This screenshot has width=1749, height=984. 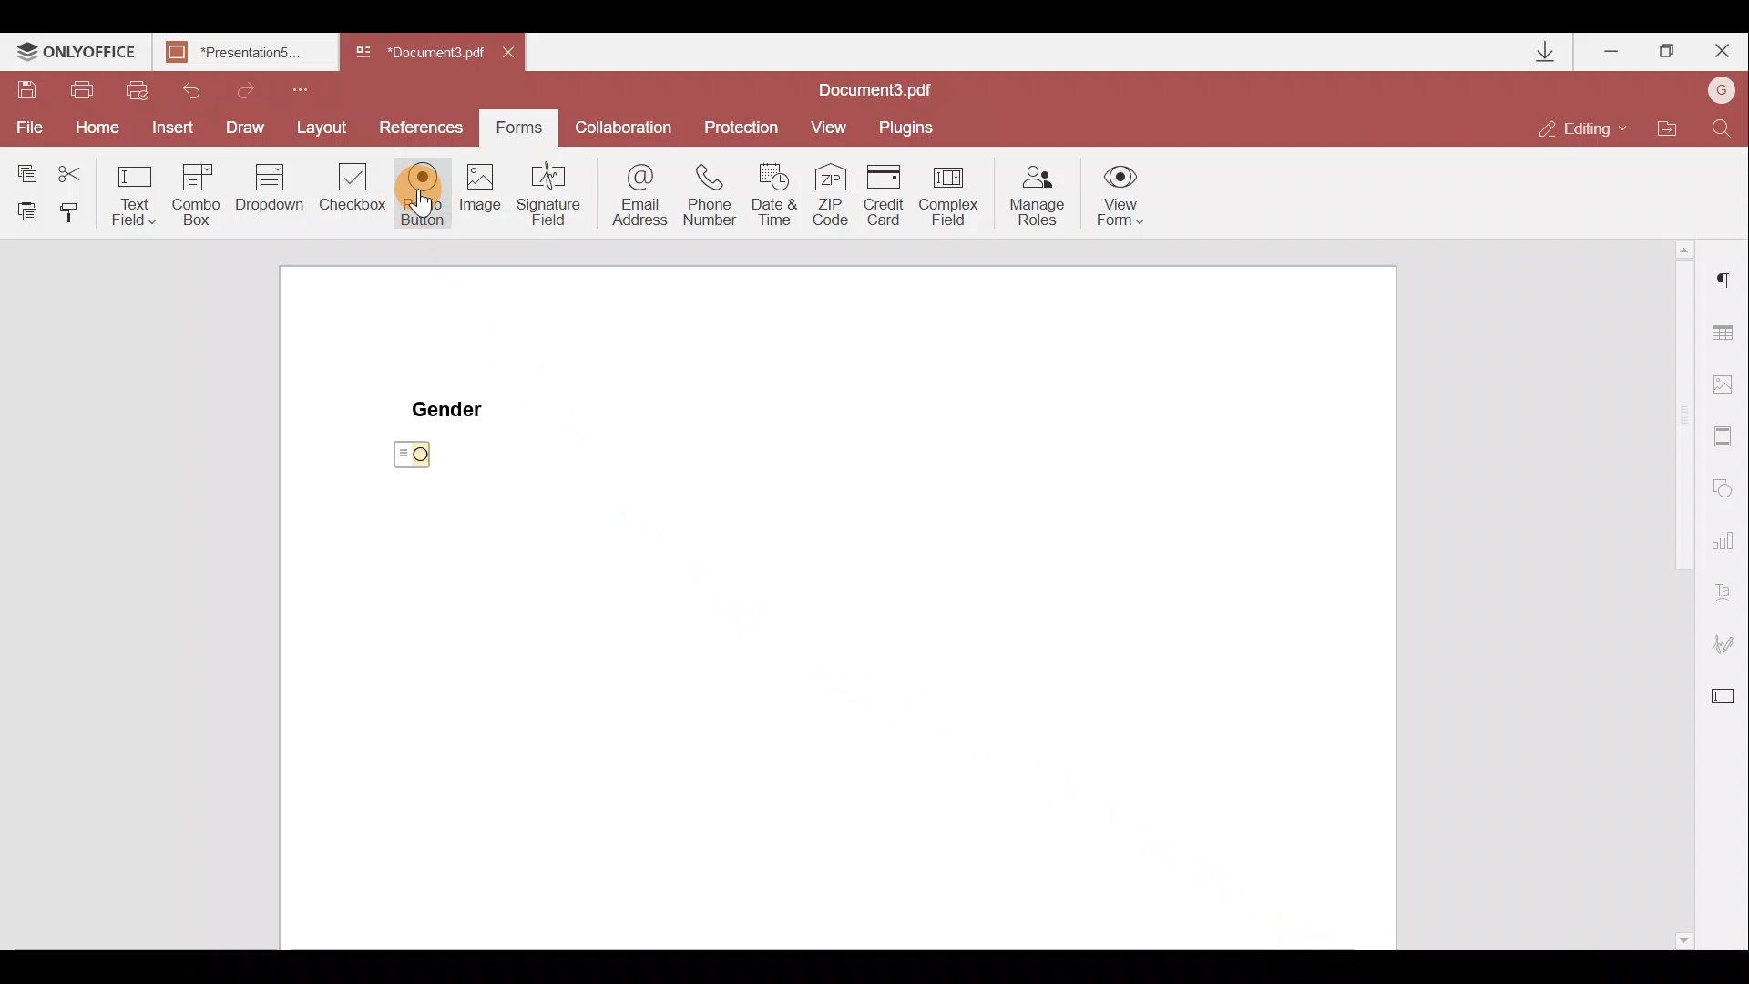 What do you see at coordinates (781, 197) in the screenshot?
I see `Date & time` at bounding box center [781, 197].